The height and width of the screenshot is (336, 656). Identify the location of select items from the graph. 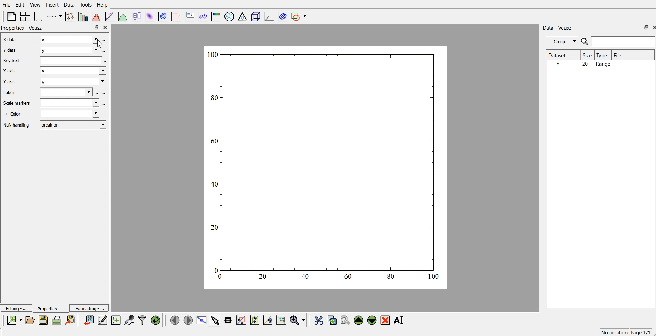
(216, 320).